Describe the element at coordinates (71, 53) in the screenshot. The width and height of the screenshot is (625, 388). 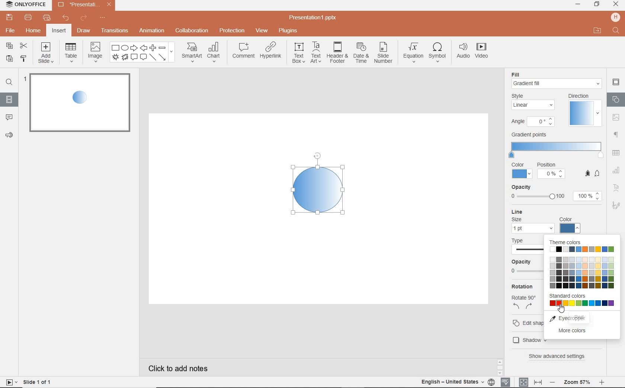
I see `table` at that location.